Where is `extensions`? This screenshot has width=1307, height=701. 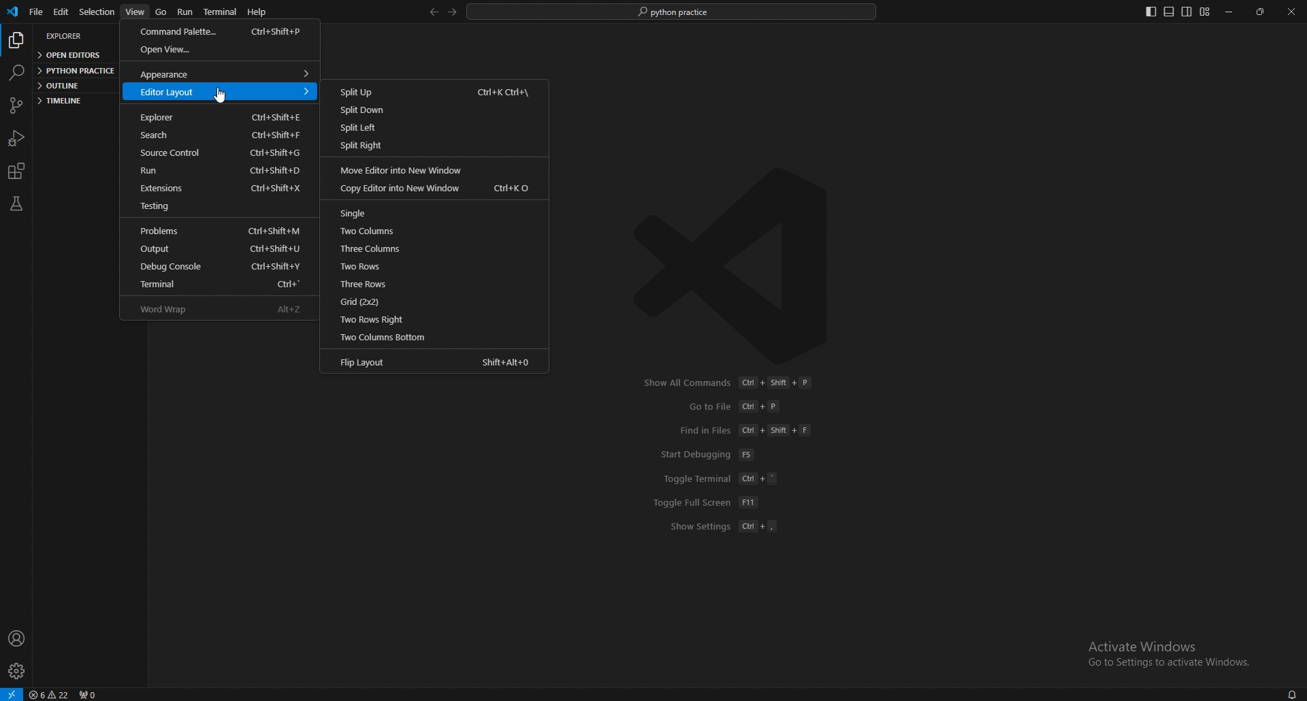 extensions is located at coordinates (19, 171).